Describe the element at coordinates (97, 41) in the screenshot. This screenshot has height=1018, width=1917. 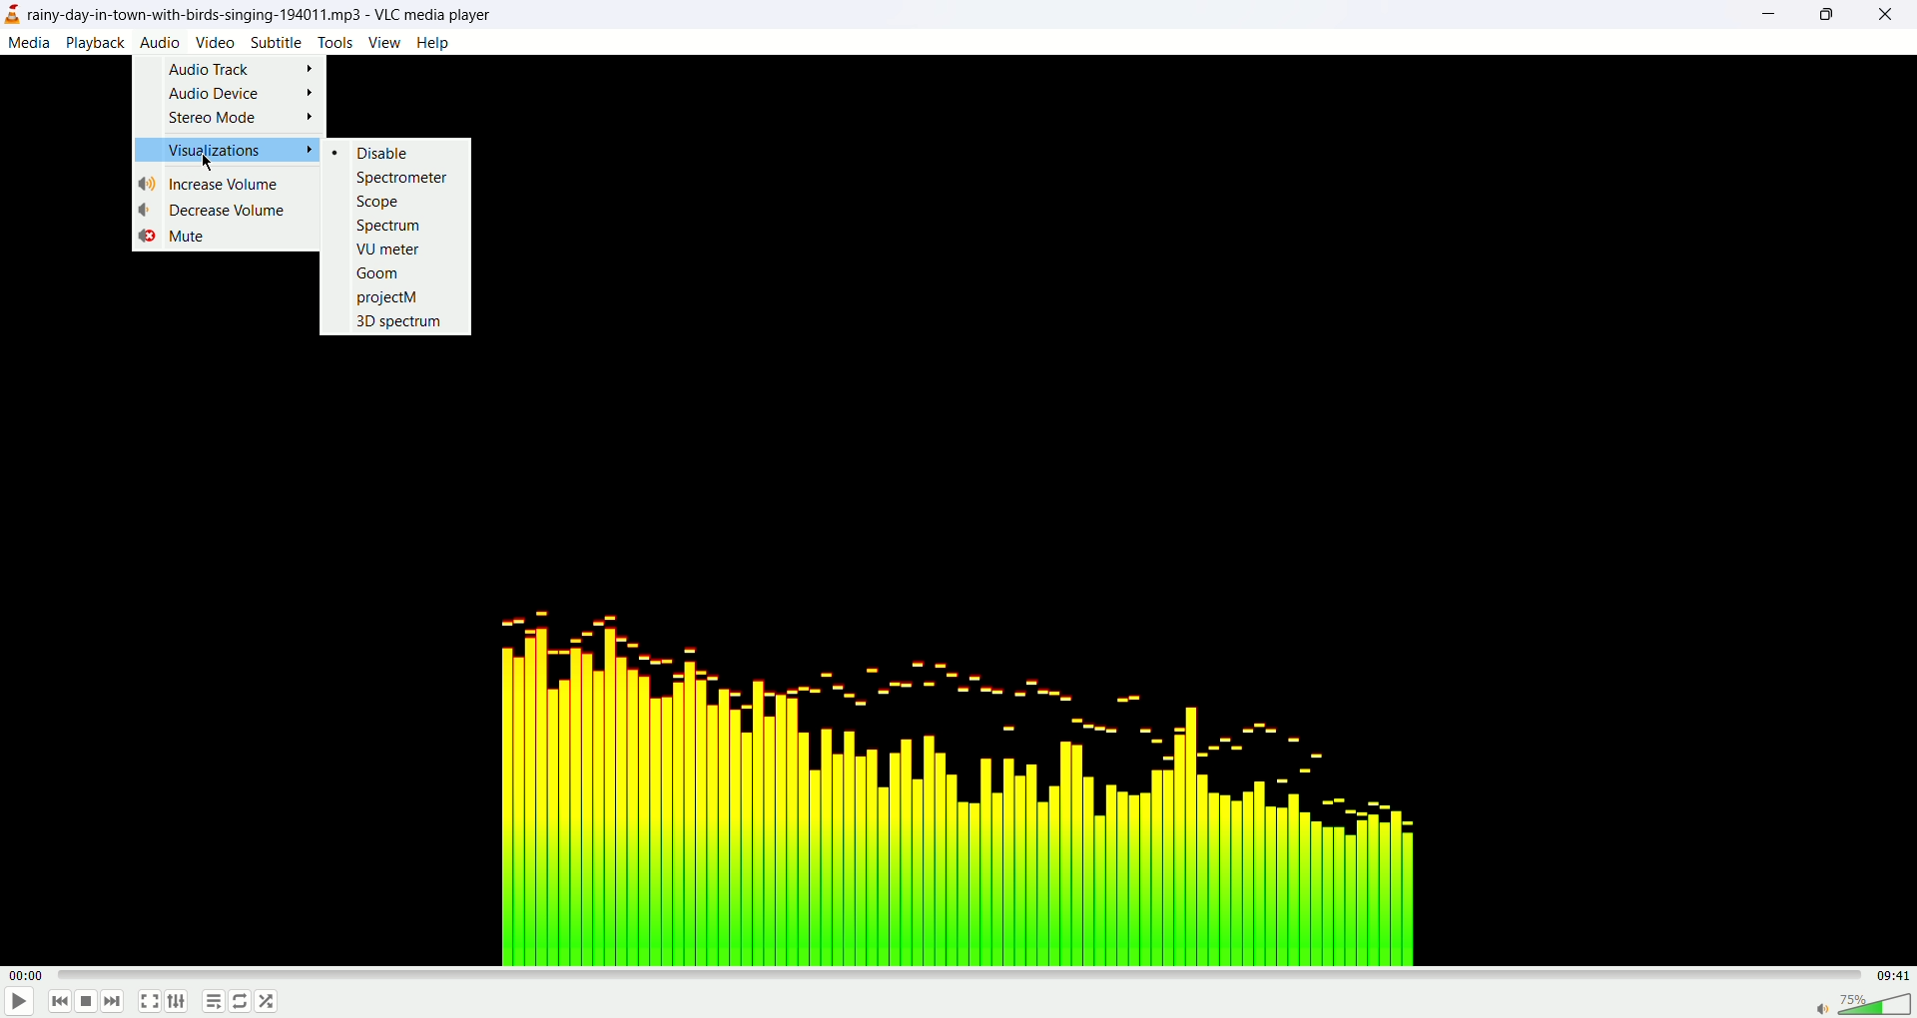
I see `playback` at that location.